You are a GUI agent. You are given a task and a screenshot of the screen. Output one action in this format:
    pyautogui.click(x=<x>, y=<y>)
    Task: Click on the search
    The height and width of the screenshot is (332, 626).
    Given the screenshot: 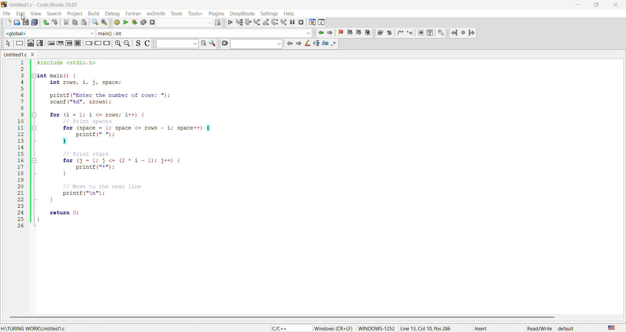 What is the action you would take?
    pyautogui.click(x=54, y=13)
    